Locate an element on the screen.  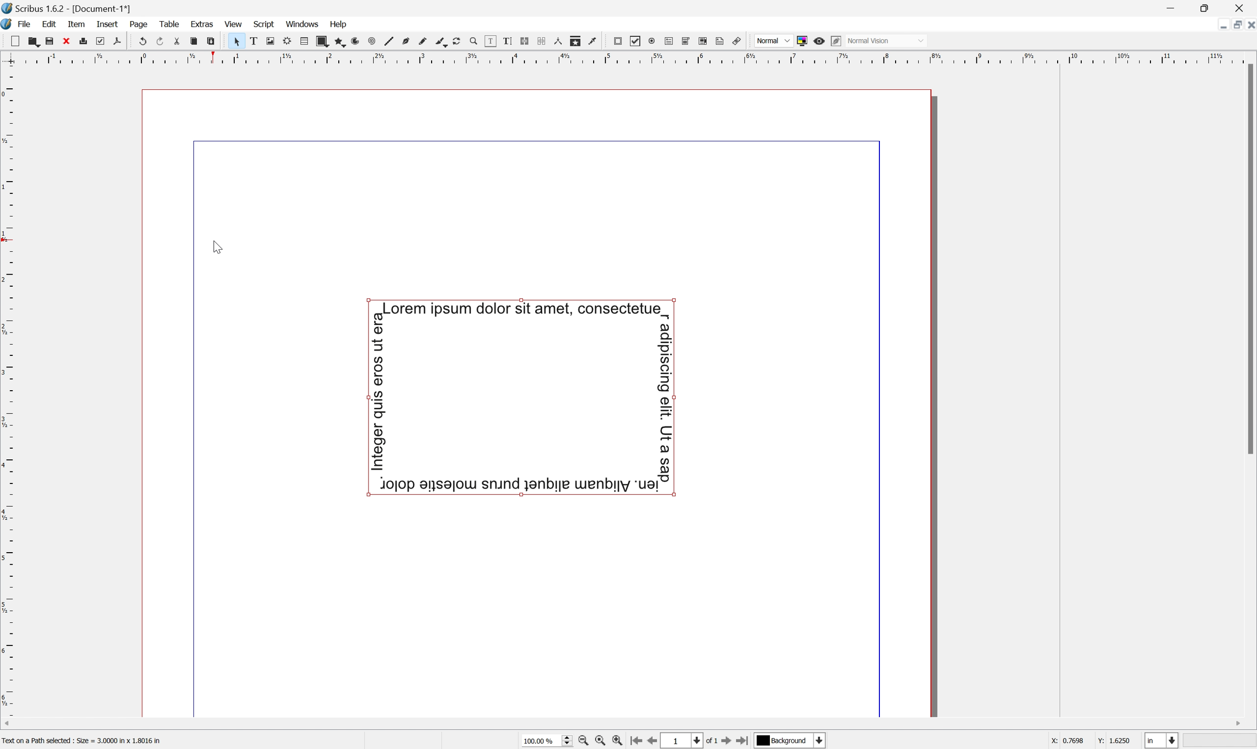
Windows is located at coordinates (305, 25).